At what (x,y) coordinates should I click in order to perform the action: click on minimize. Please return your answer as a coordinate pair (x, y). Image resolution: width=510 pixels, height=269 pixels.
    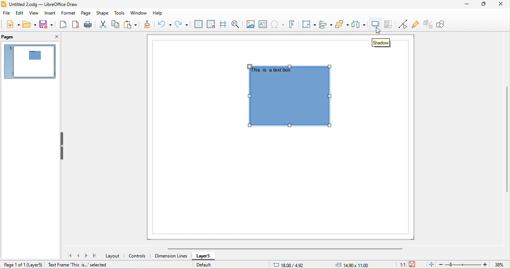
    Looking at the image, I should click on (469, 4).